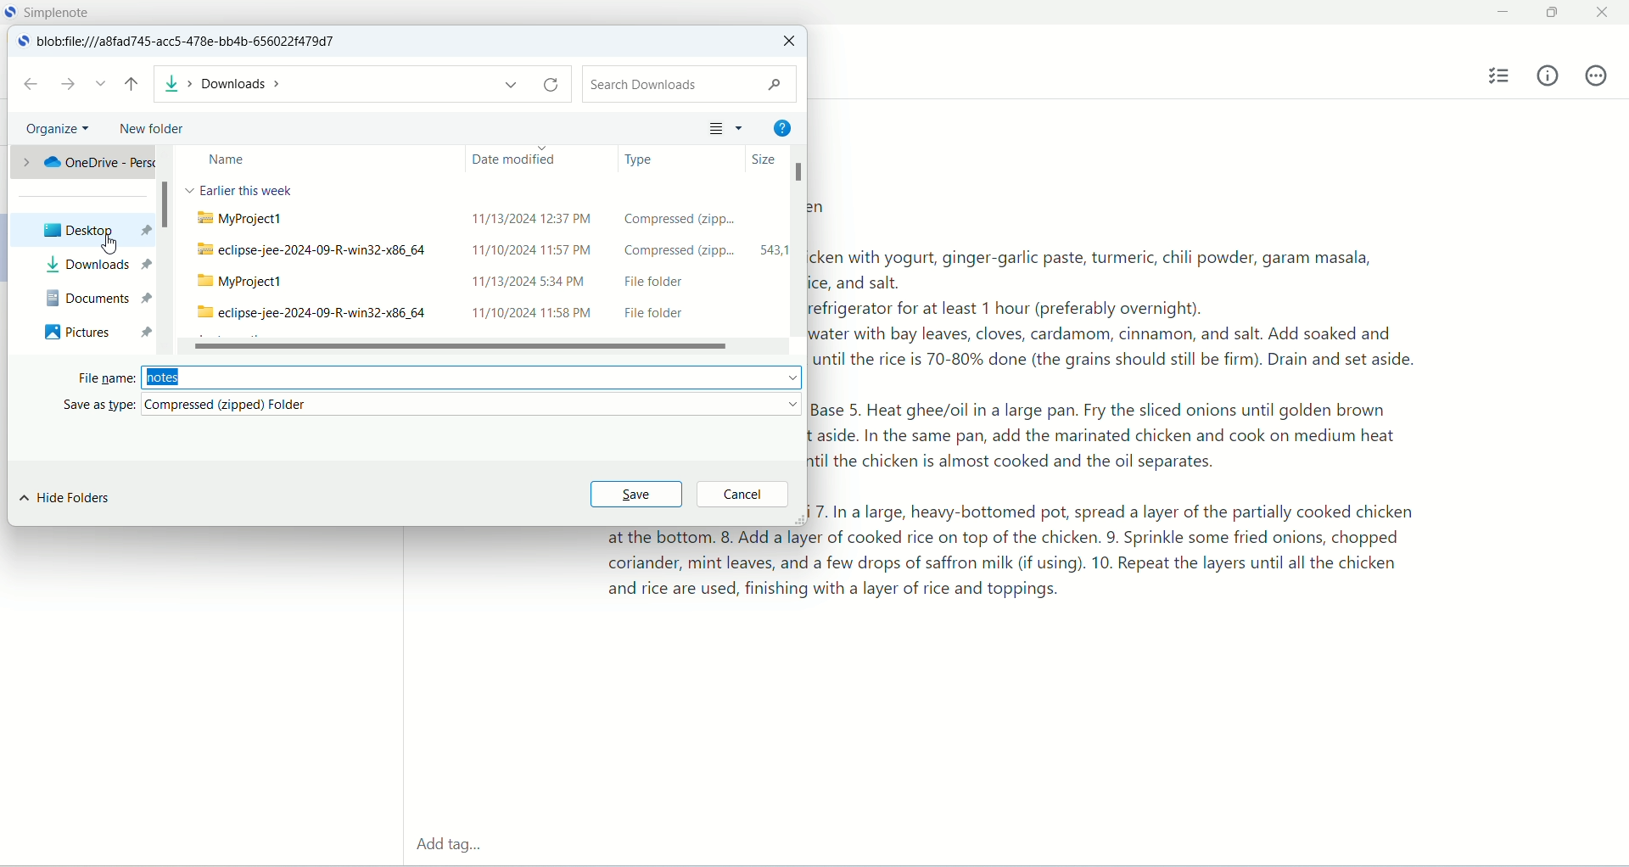  What do you see at coordinates (633, 495) in the screenshot?
I see `save` at bounding box center [633, 495].